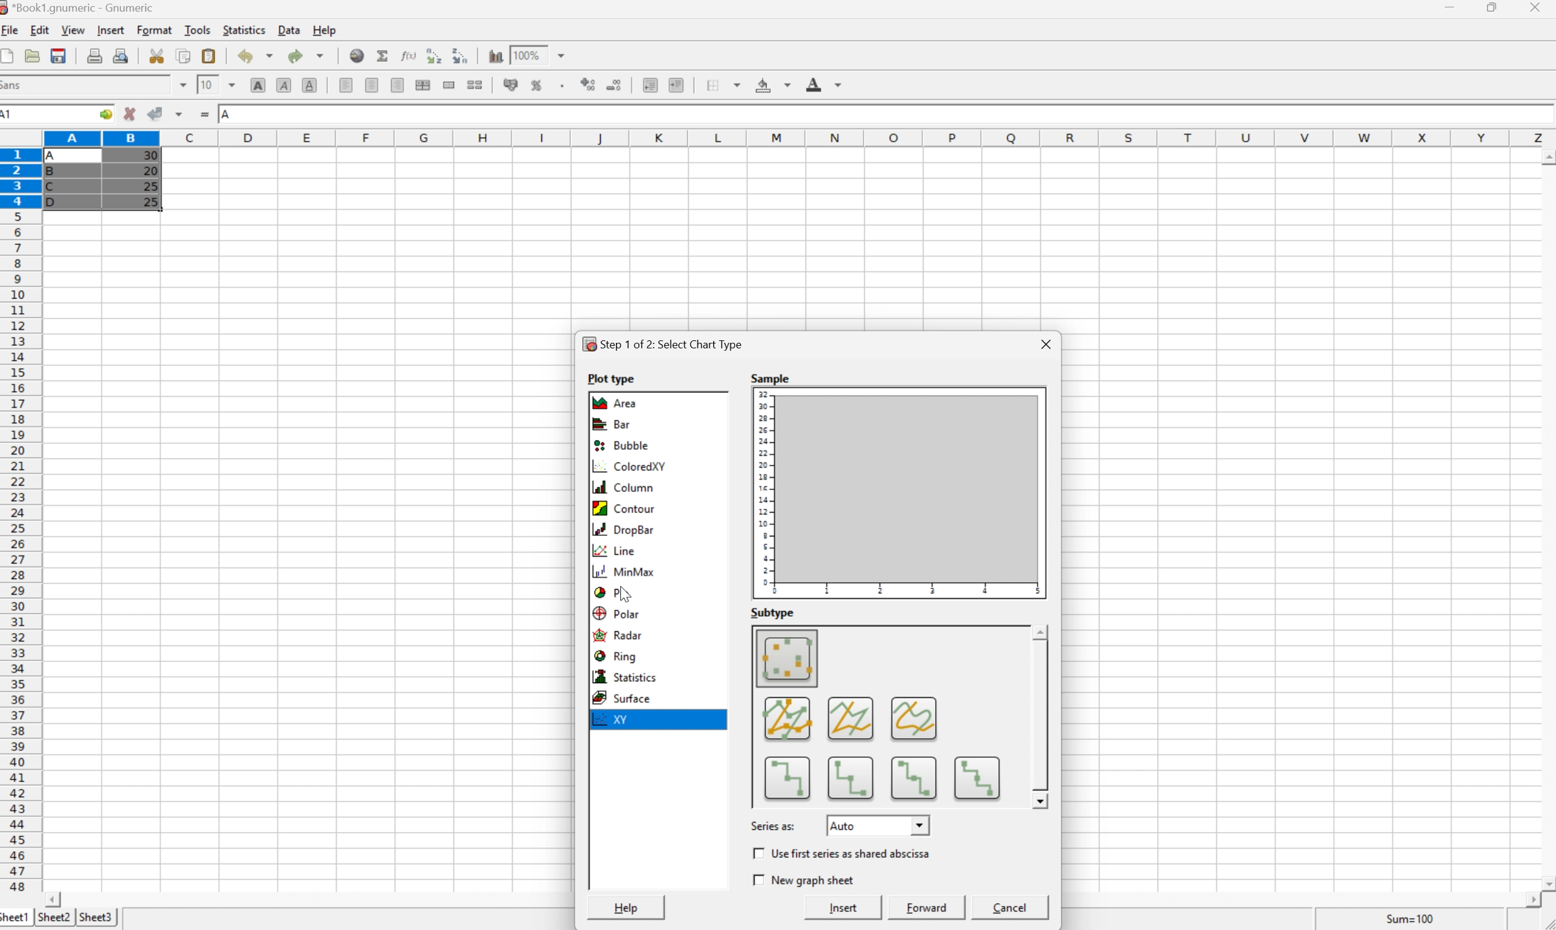 This screenshot has width=1556, height=930. What do you see at coordinates (616, 612) in the screenshot?
I see `Polar` at bounding box center [616, 612].